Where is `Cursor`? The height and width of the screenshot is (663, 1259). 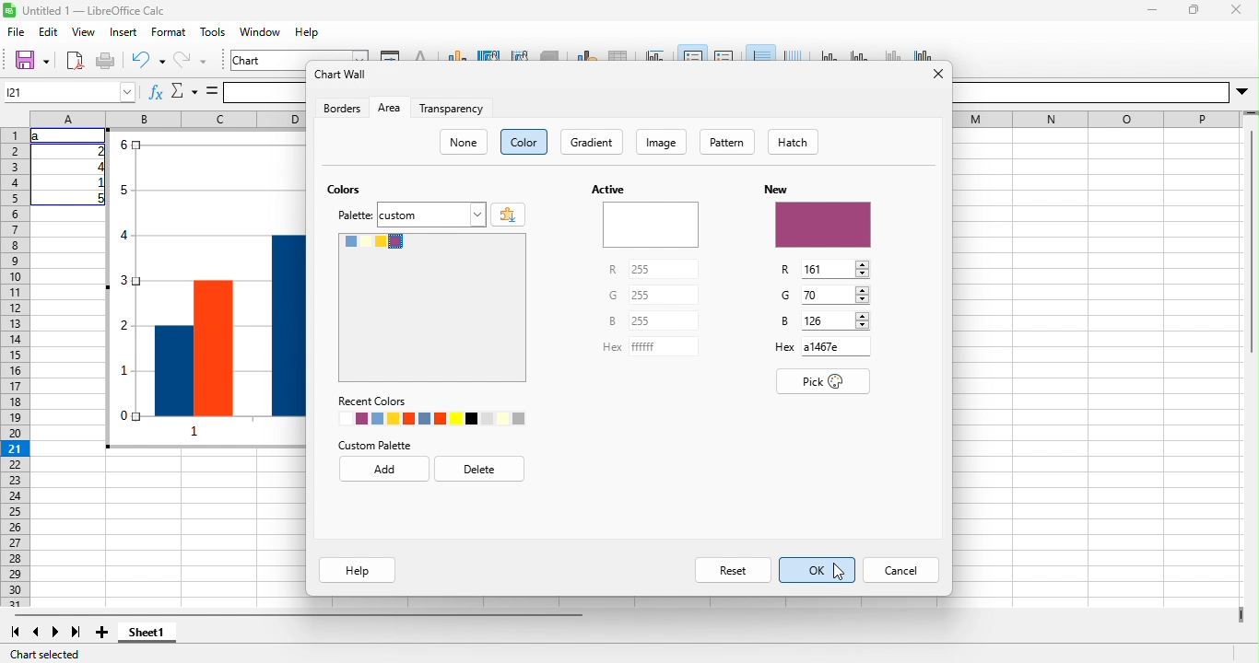
Cursor is located at coordinates (839, 571).